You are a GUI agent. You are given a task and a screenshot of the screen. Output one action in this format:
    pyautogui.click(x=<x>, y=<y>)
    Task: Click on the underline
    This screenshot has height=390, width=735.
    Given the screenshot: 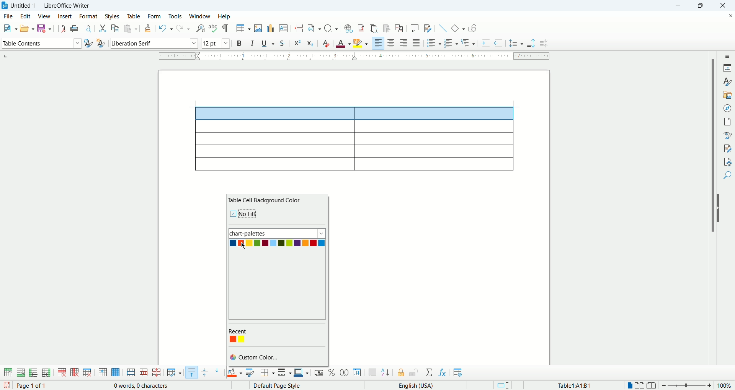 What is the action you would take?
    pyautogui.click(x=268, y=42)
    